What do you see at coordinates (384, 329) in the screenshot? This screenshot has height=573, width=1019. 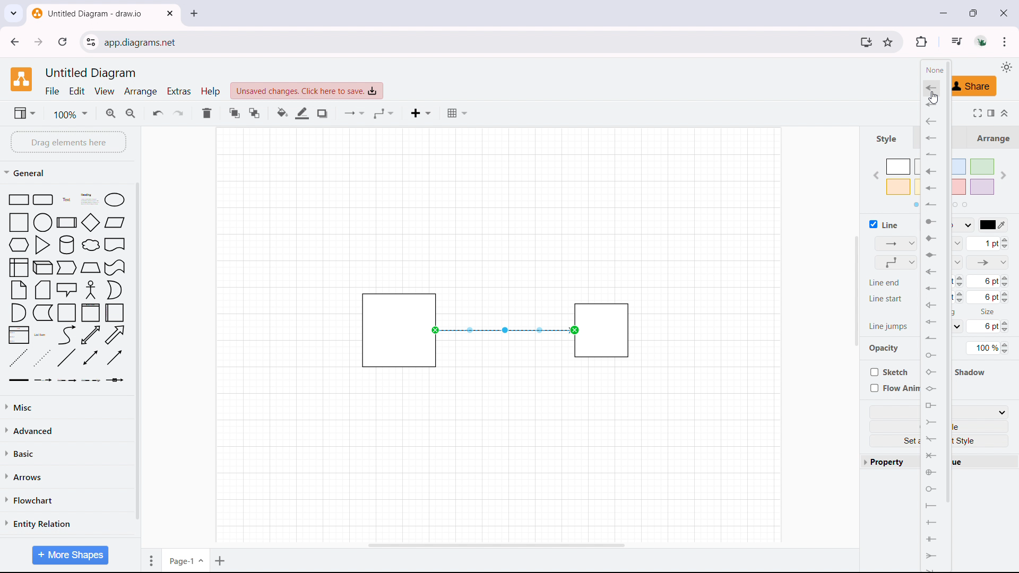 I see `object 1` at bounding box center [384, 329].